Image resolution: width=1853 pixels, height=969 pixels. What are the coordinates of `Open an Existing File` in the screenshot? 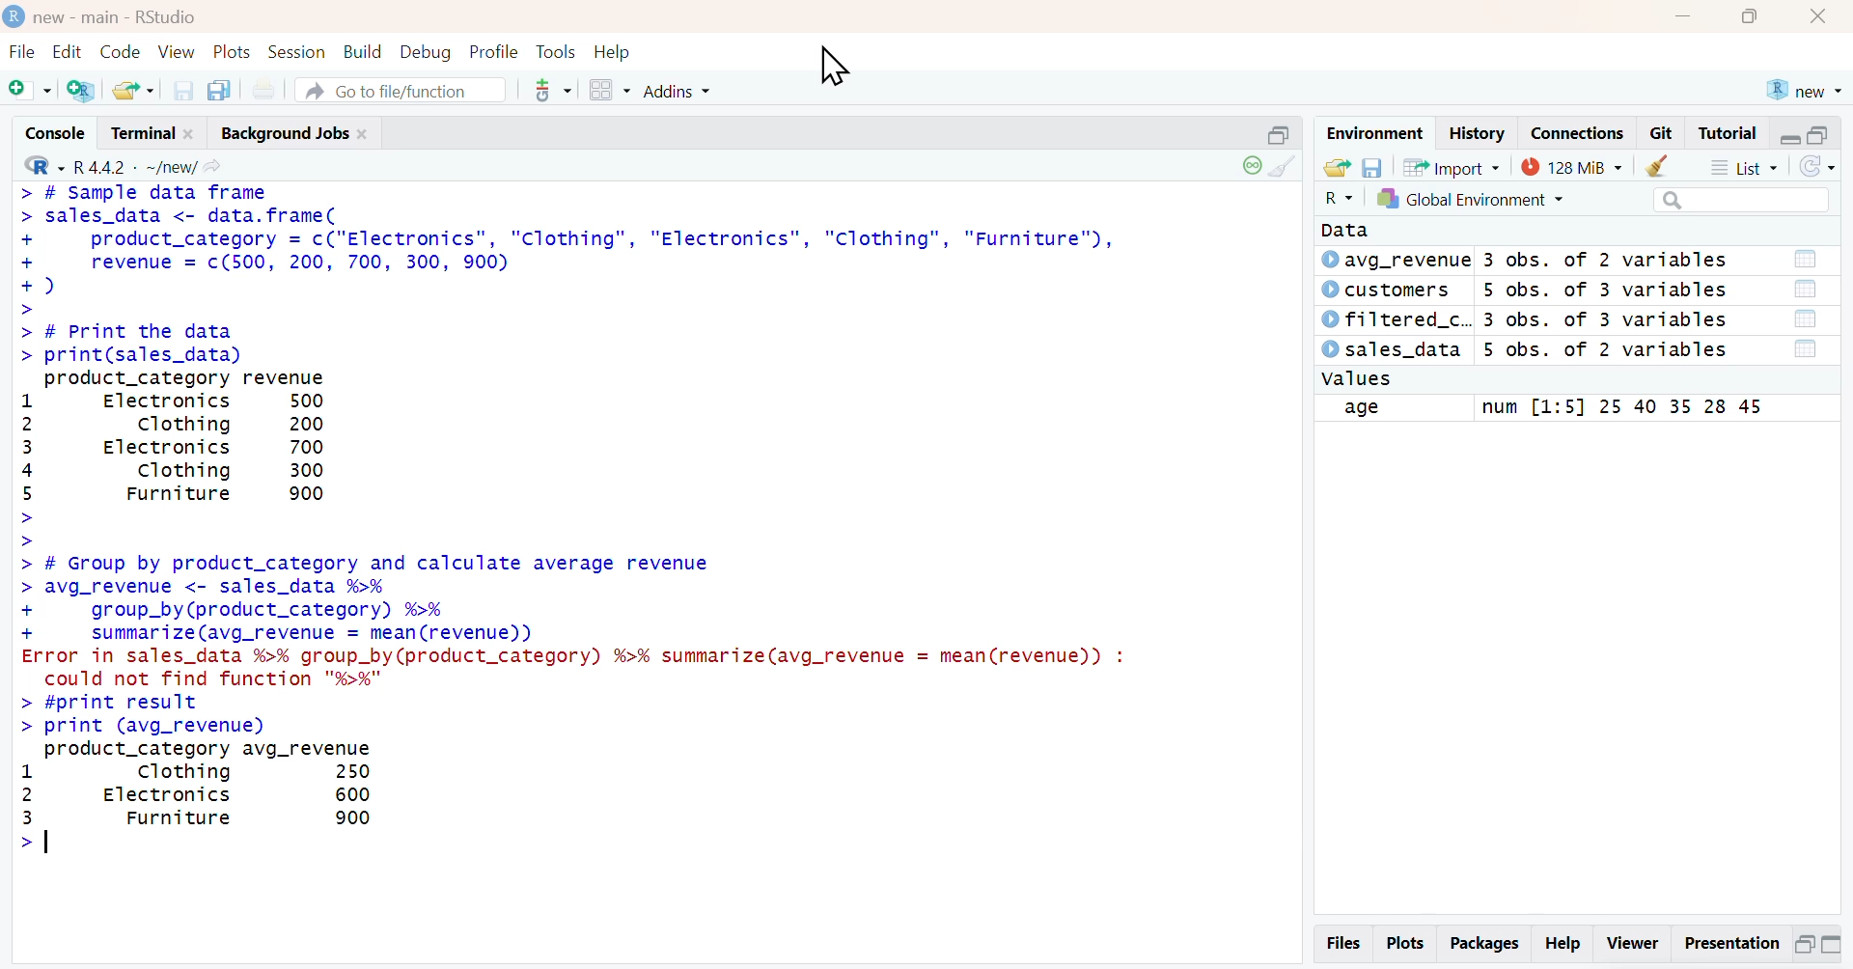 It's located at (132, 91).